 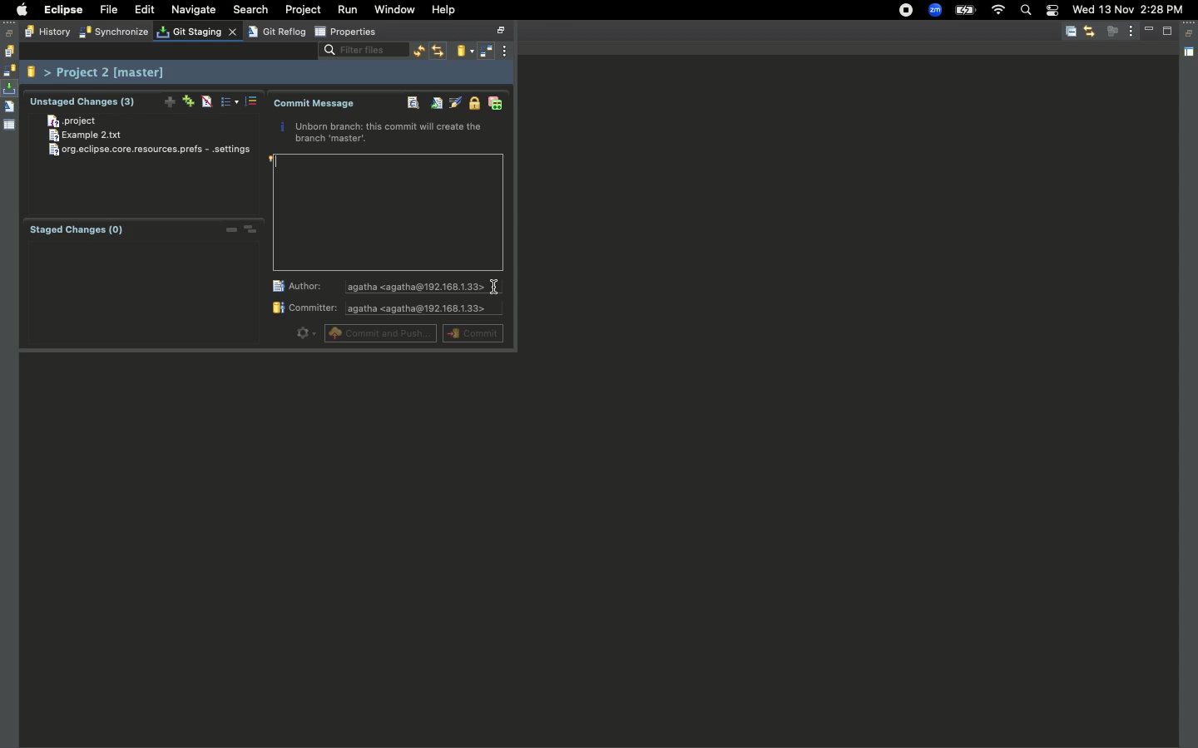 What do you see at coordinates (998, 11) in the screenshot?
I see `Internet` at bounding box center [998, 11].